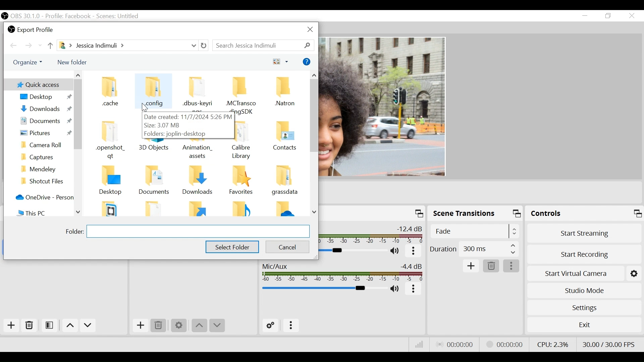 This screenshot has width=644, height=362. Describe the element at coordinates (38, 84) in the screenshot. I see `Quick Access` at that location.